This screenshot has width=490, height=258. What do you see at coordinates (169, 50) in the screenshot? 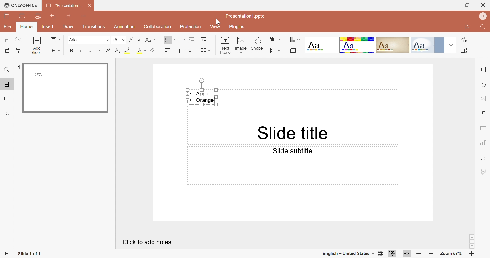
I see `Horizontal align` at bounding box center [169, 50].